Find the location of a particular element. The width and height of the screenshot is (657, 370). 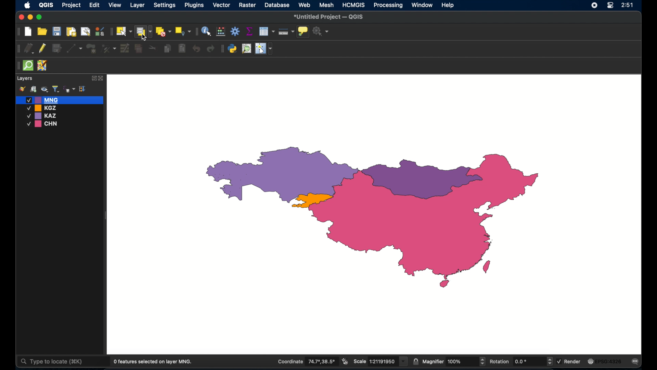

attributes toolbar is located at coordinates (196, 32).